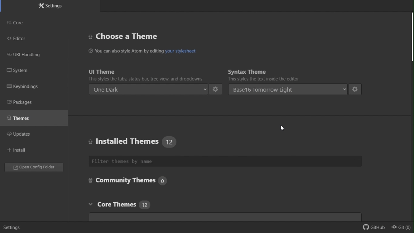  I want to click on hyperlink, so click(180, 51).